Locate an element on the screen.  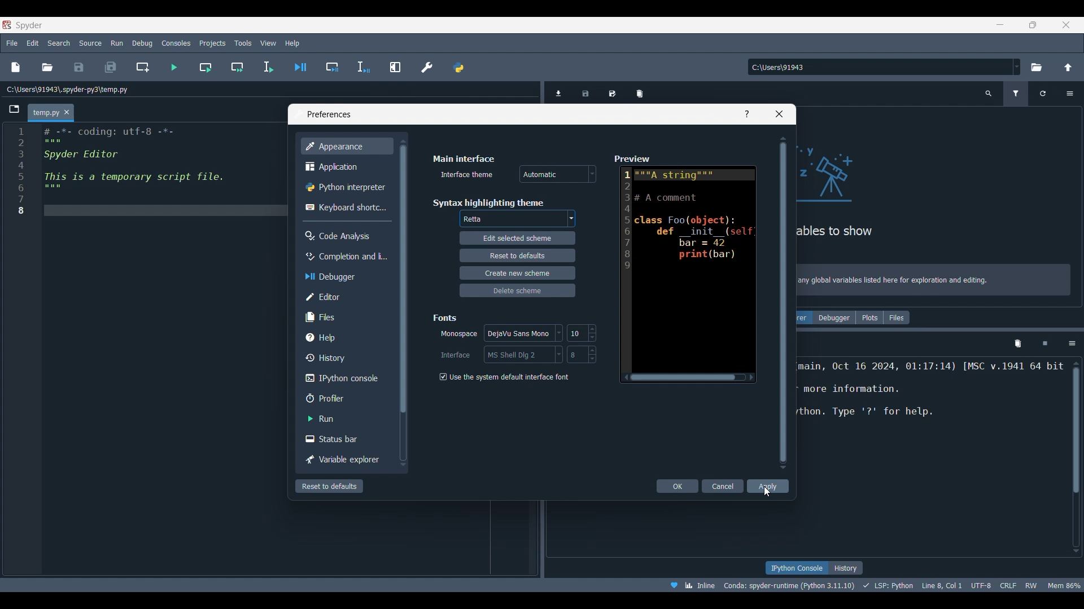
programming language is located at coordinates (890, 585).